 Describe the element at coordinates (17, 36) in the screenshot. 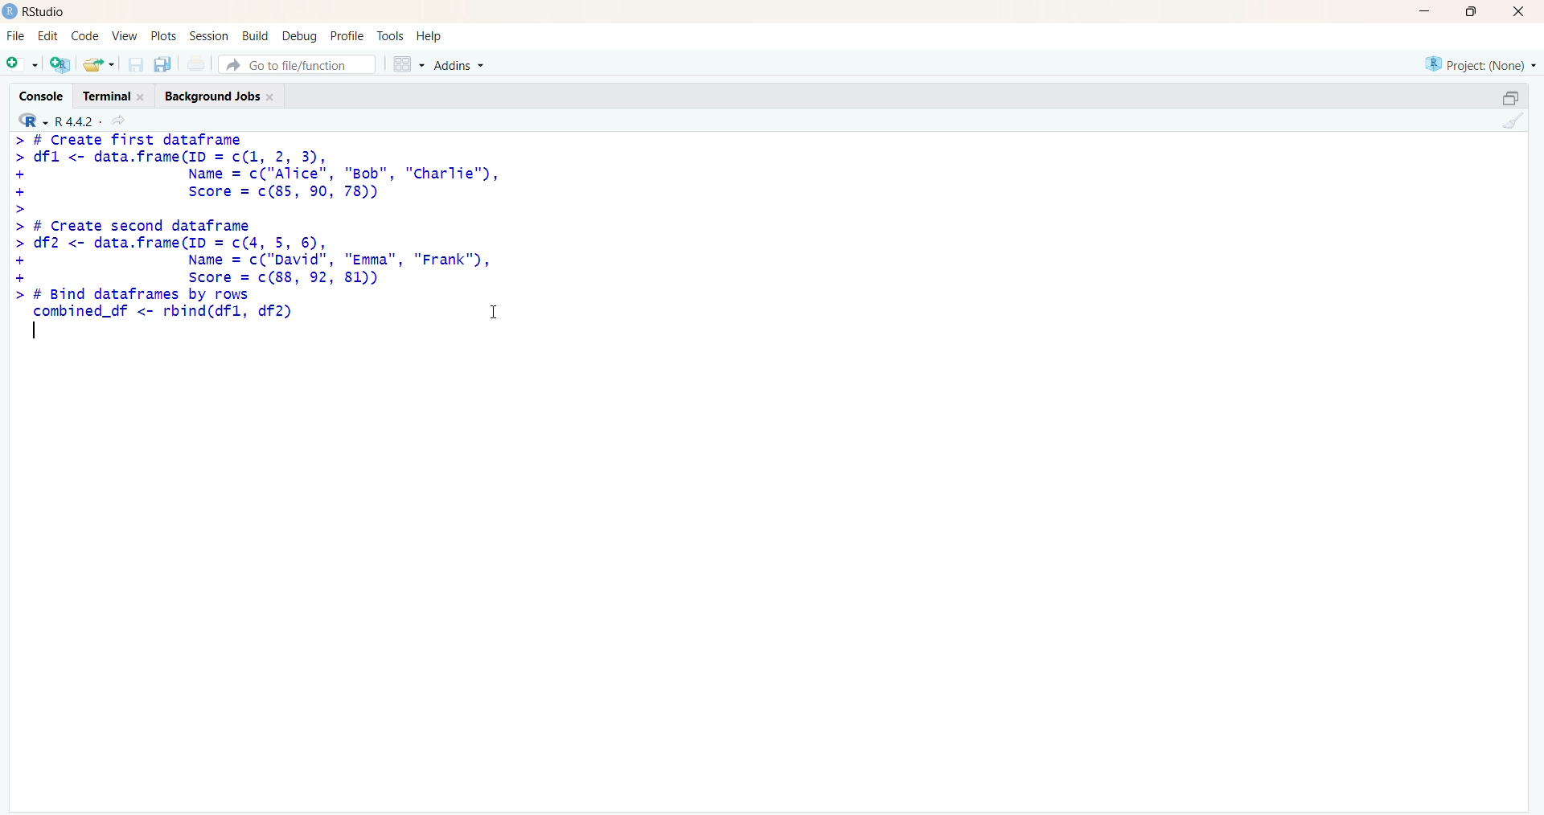

I see `File` at that location.